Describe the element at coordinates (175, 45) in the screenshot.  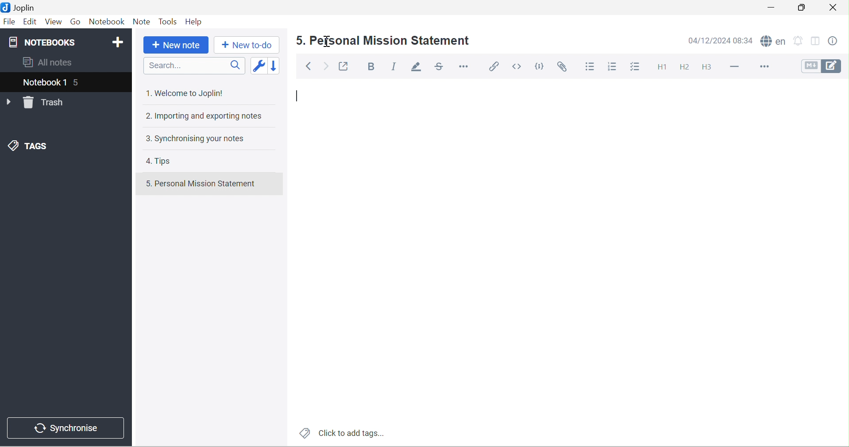
I see `New note` at that location.